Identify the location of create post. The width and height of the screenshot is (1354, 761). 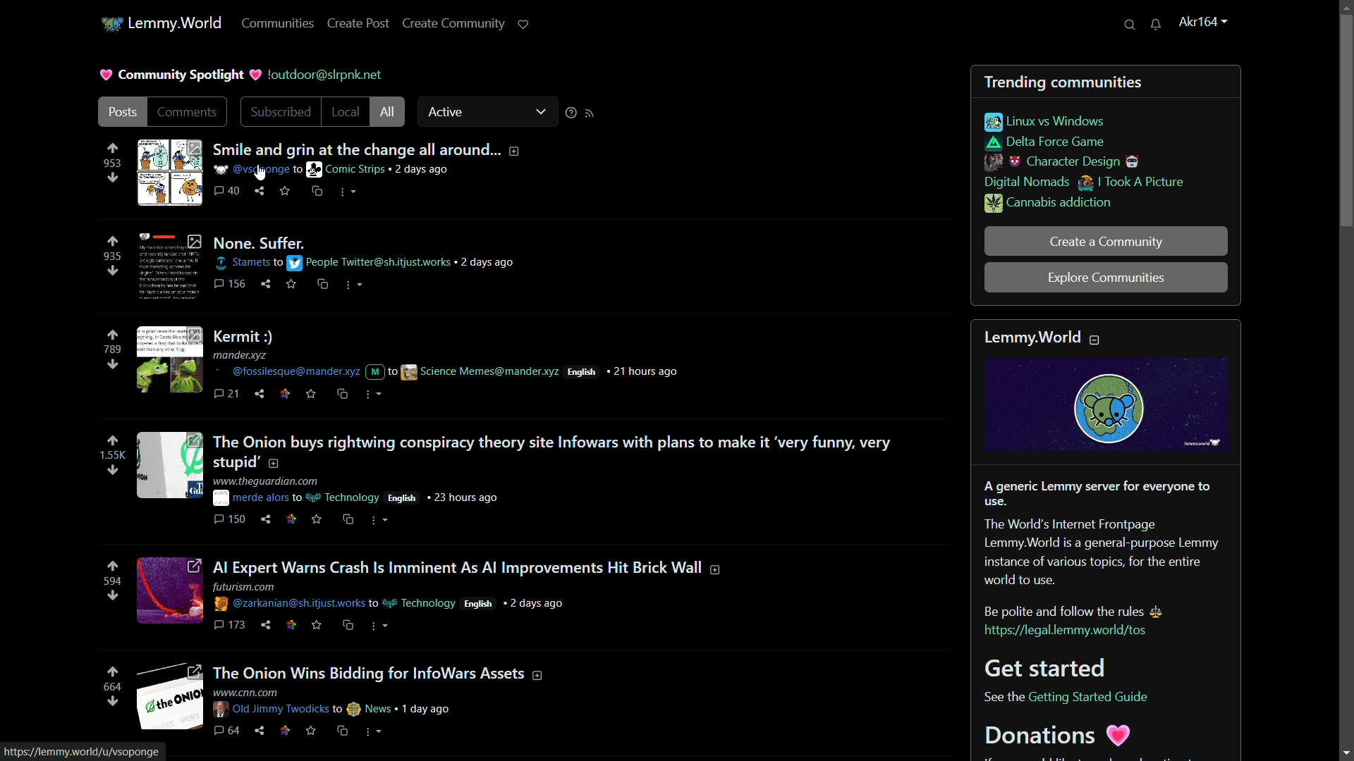
(358, 25).